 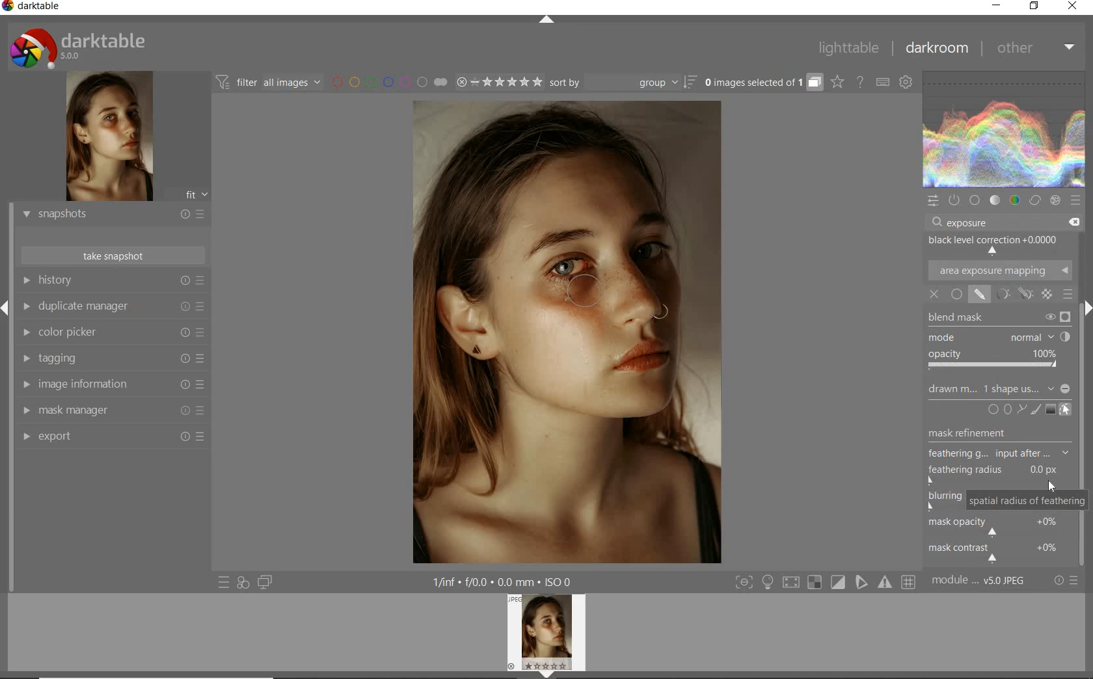 What do you see at coordinates (999, 454) in the screenshot?
I see `FEATHERING G...input after` at bounding box center [999, 454].